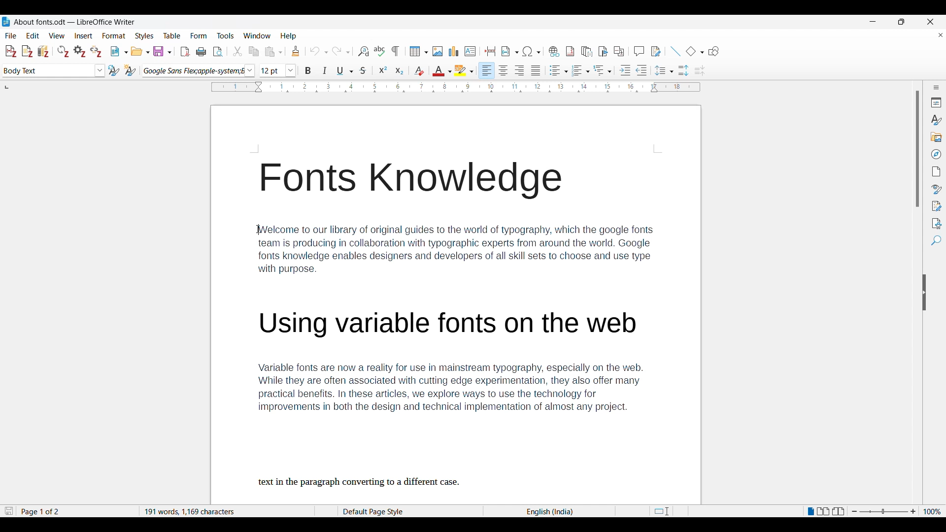 The height and width of the screenshot is (532, 946). What do you see at coordinates (456, 87) in the screenshot?
I see `Horizontal scale` at bounding box center [456, 87].